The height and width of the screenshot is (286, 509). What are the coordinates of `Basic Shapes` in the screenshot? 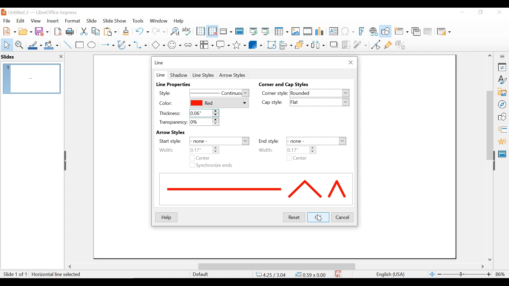 It's located at (158, 44).